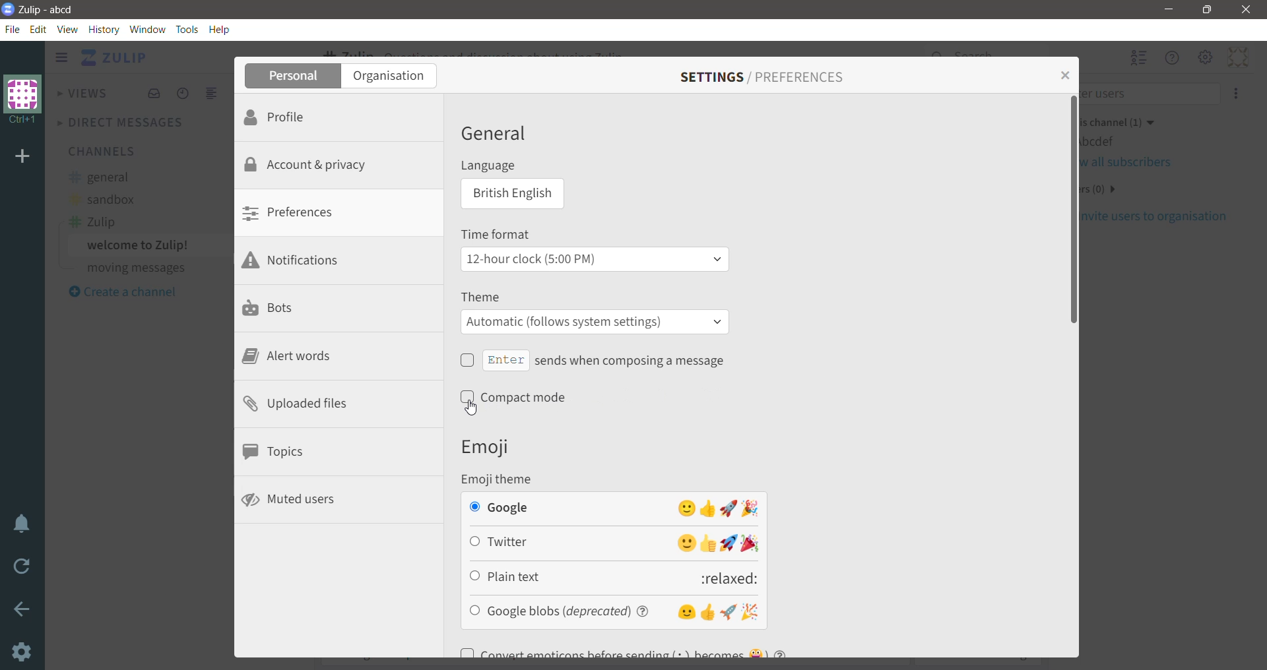 This screenshot has width=1267, height=670. I want to click on Close, so click(1063, 75).